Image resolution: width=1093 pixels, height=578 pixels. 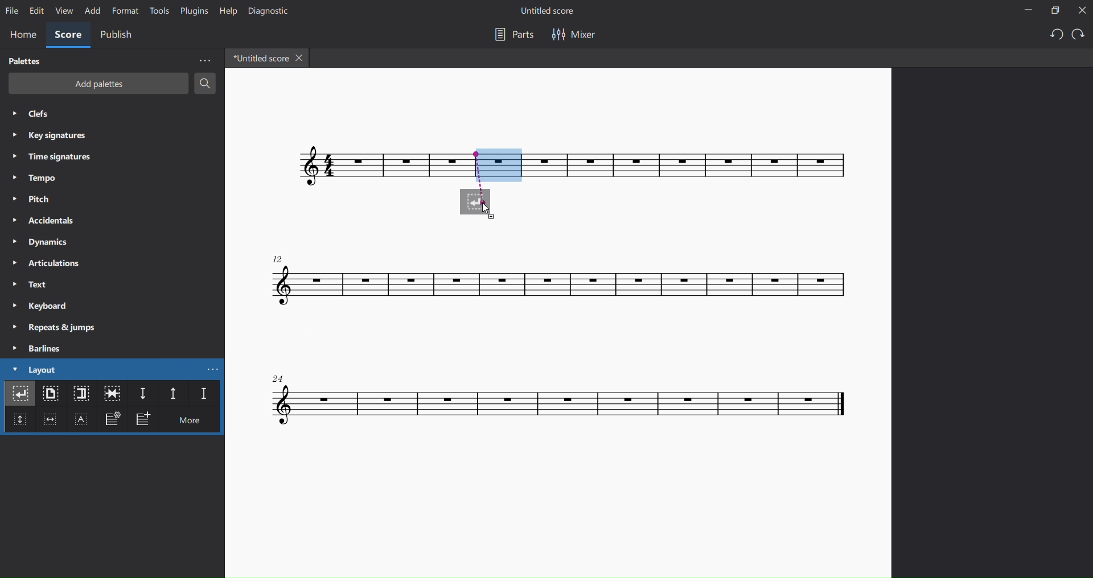 I want to click on tempo, so click(x=32, y=178).